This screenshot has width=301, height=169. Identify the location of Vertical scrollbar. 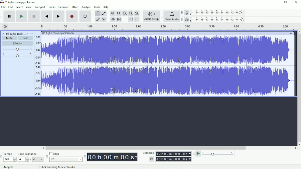
(299, 88).